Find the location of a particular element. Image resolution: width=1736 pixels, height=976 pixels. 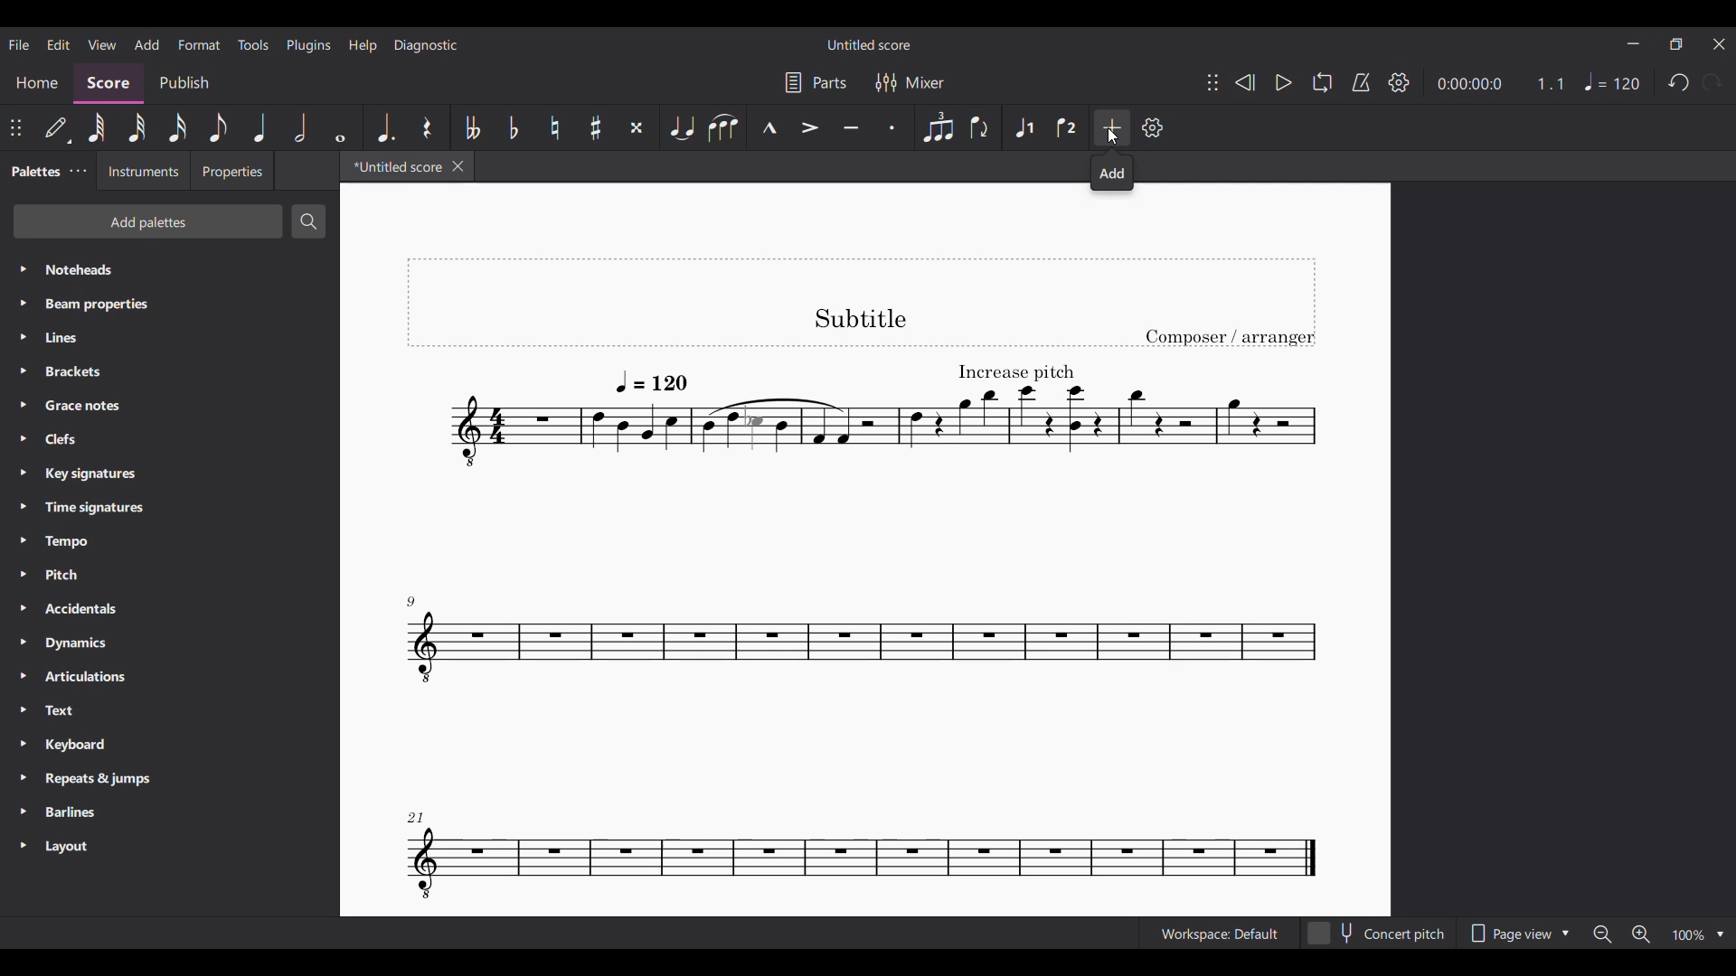

Palettes settings is located at coordinates (79, 171).